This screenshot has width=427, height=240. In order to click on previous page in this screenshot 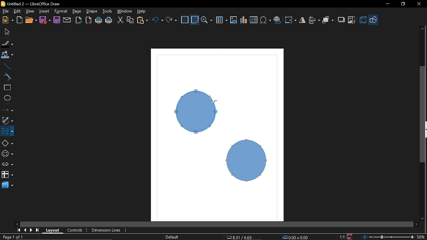, I will do `click(24, 230)`.